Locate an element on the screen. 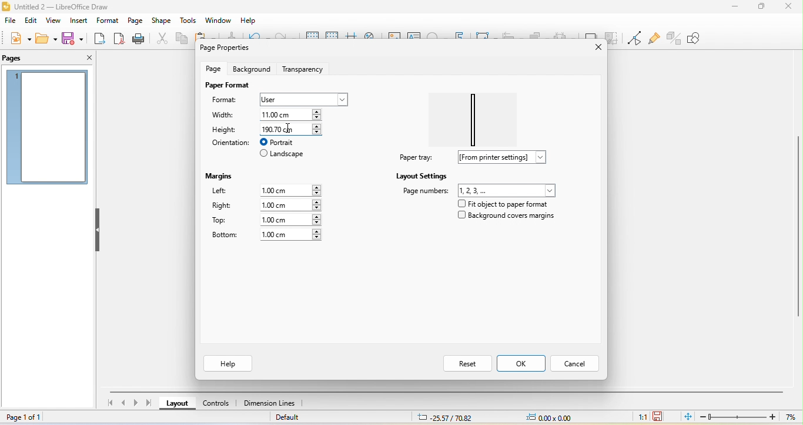  reset is located at coordinates (466, 363).